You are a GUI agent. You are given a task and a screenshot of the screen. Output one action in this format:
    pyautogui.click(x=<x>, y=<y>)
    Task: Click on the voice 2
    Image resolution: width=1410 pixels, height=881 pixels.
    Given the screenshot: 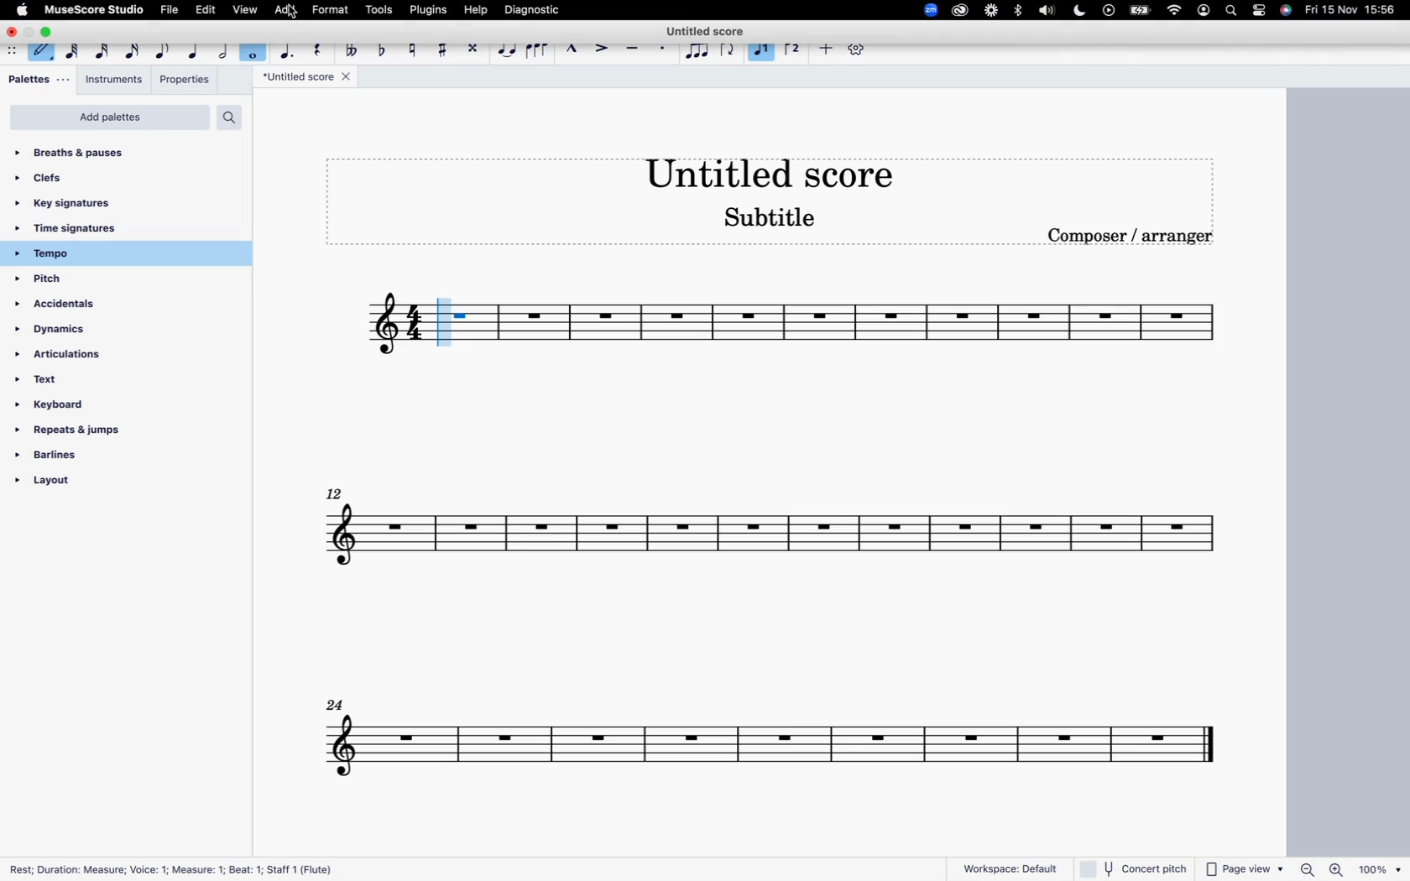 What is the action you would take?
    pyautogui.click(x=792, y=46)
    